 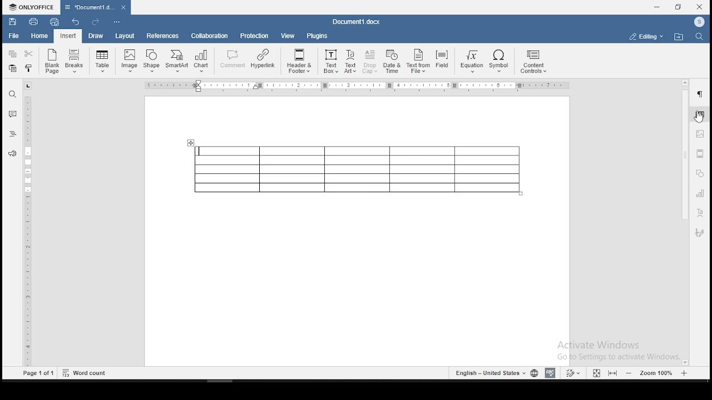 I want to click on ICON, so click(x=699, y=23).